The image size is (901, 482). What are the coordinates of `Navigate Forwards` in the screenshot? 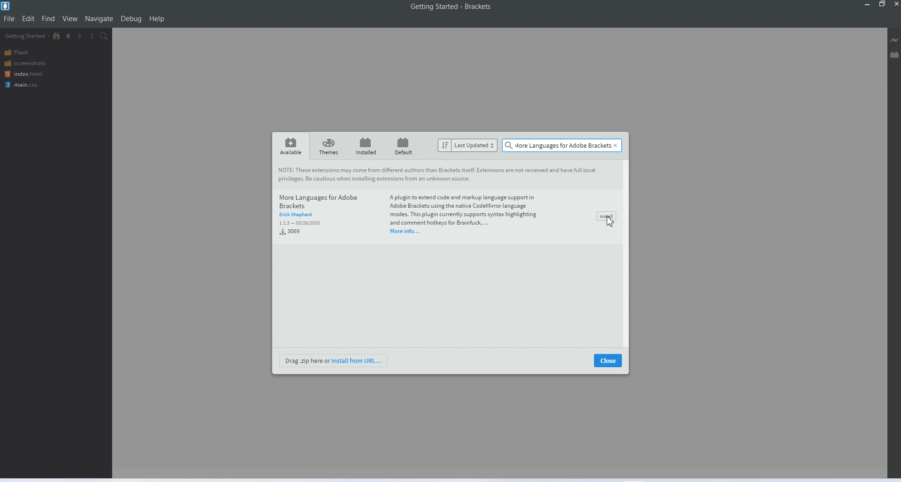 It's located at (80, 37).